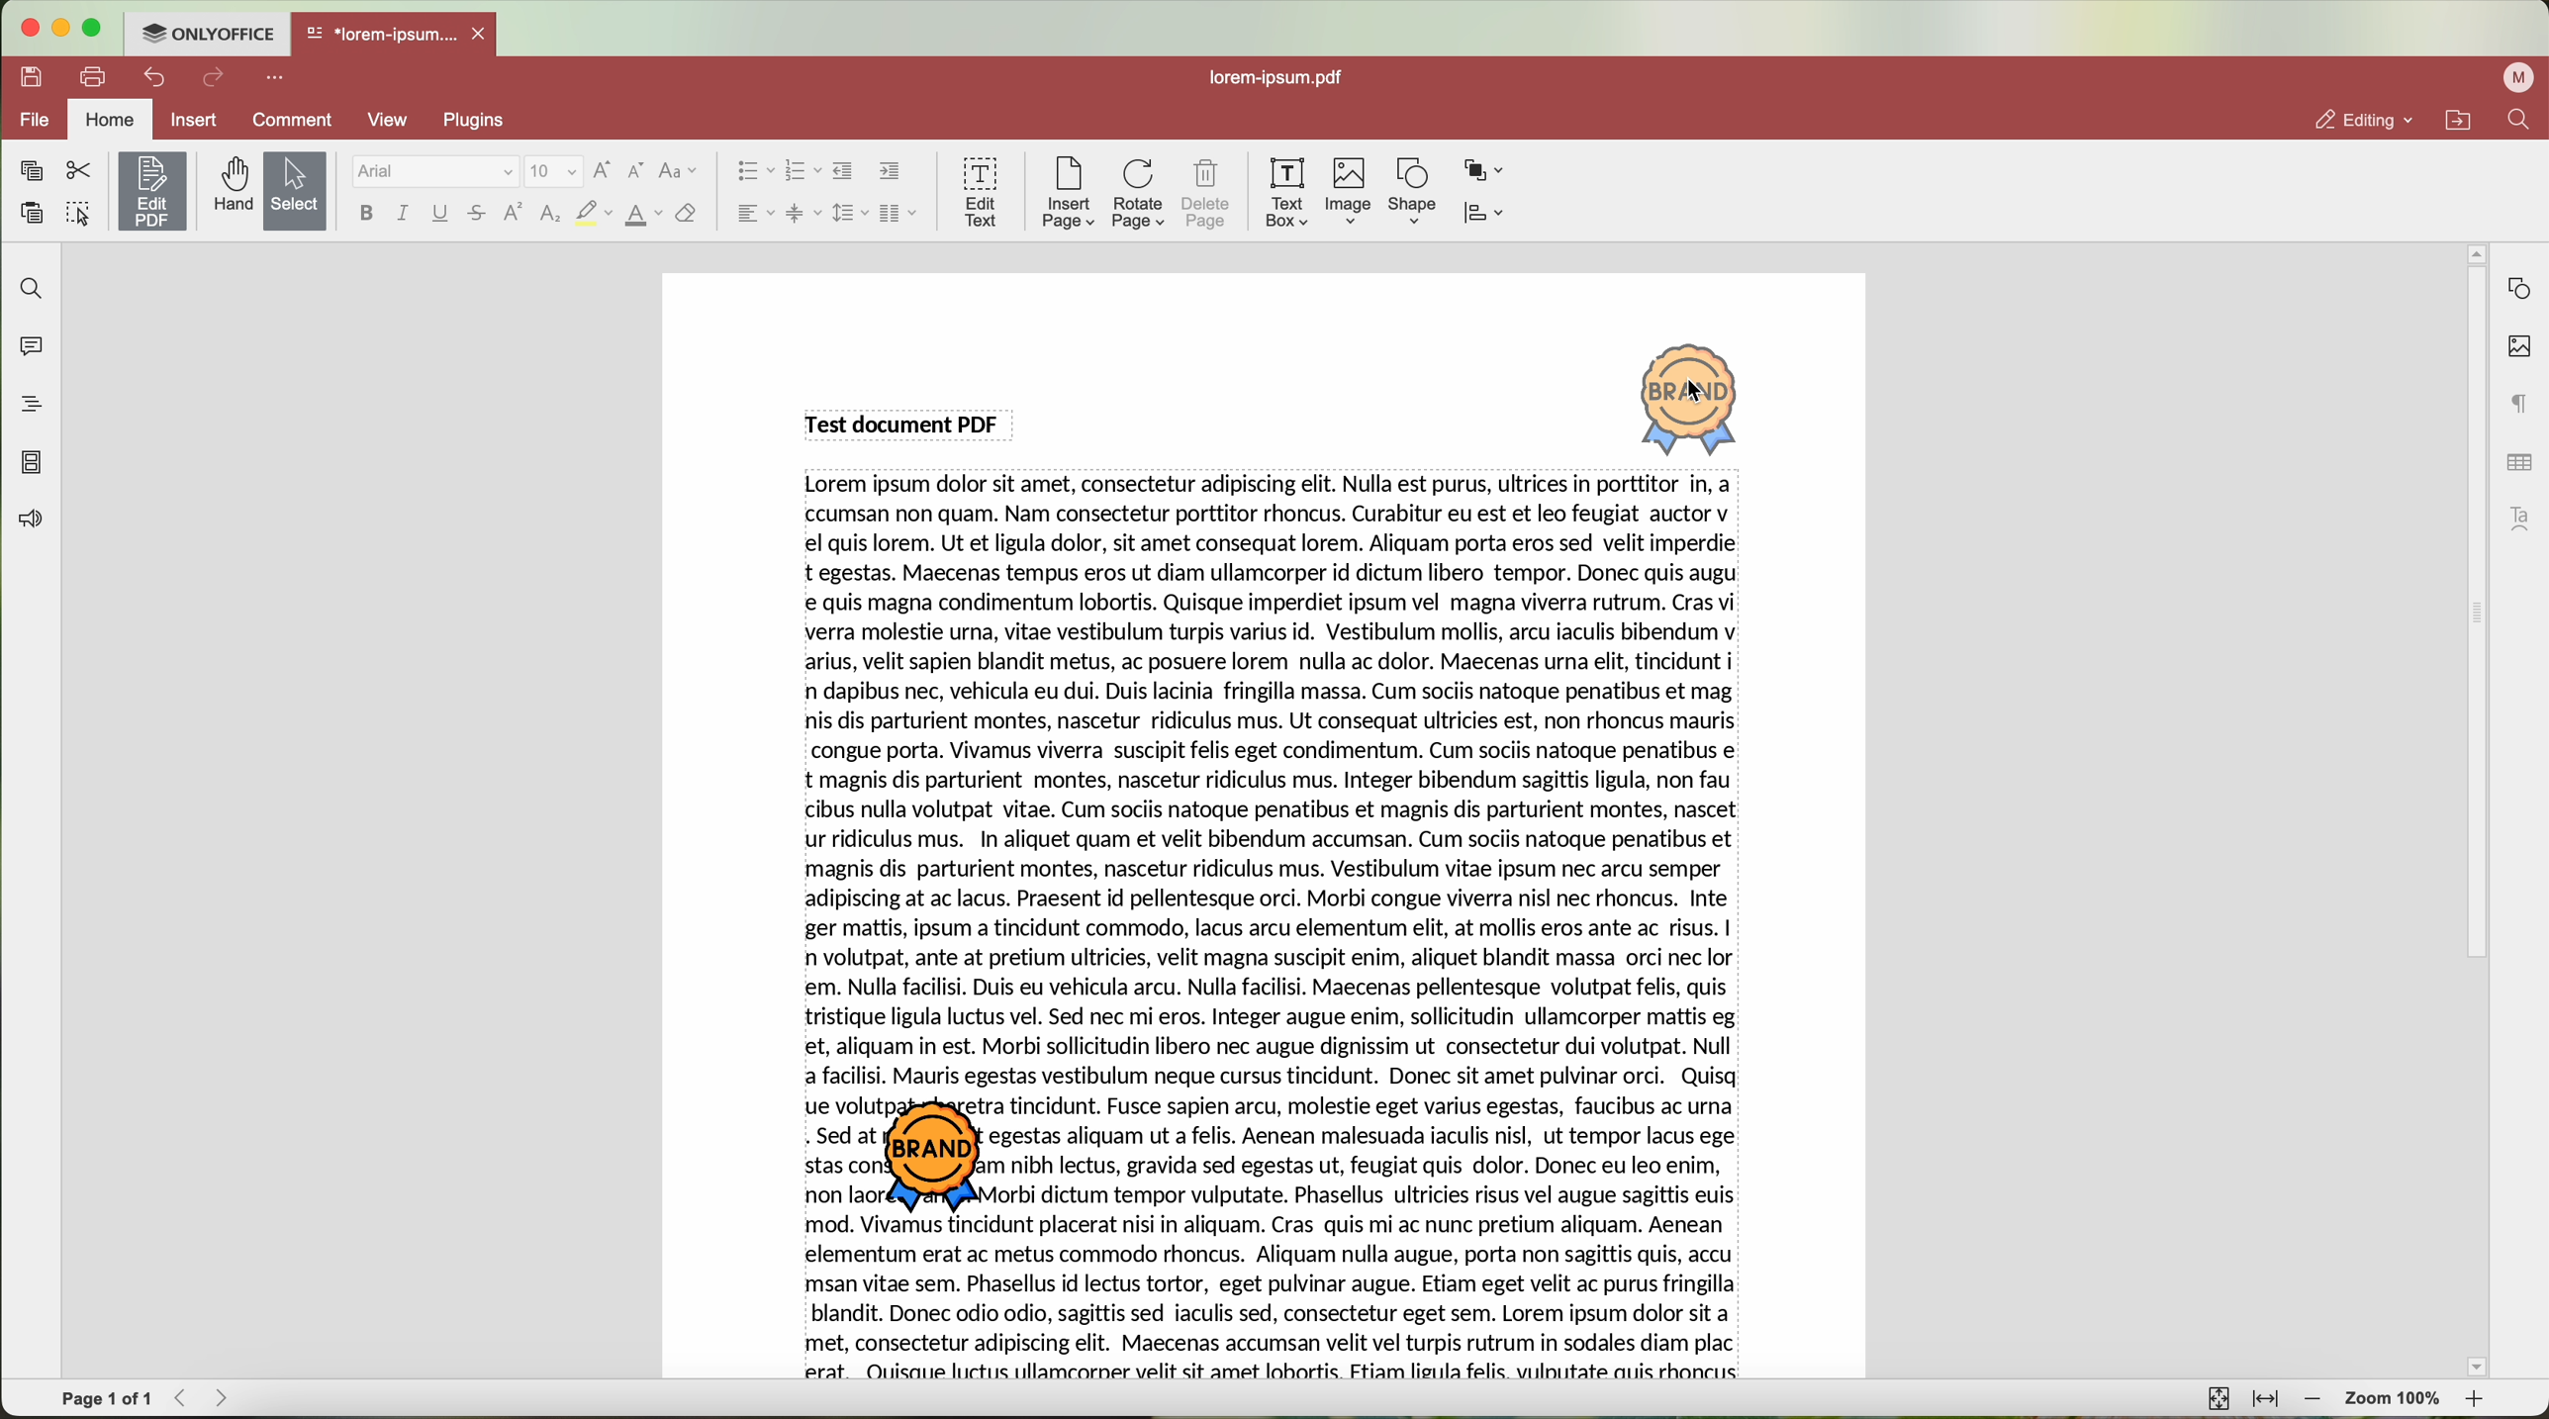  What do you see at coordinates (802, 213) in the screenshot?
I see `vertical align` at bounding box center [802, 213].